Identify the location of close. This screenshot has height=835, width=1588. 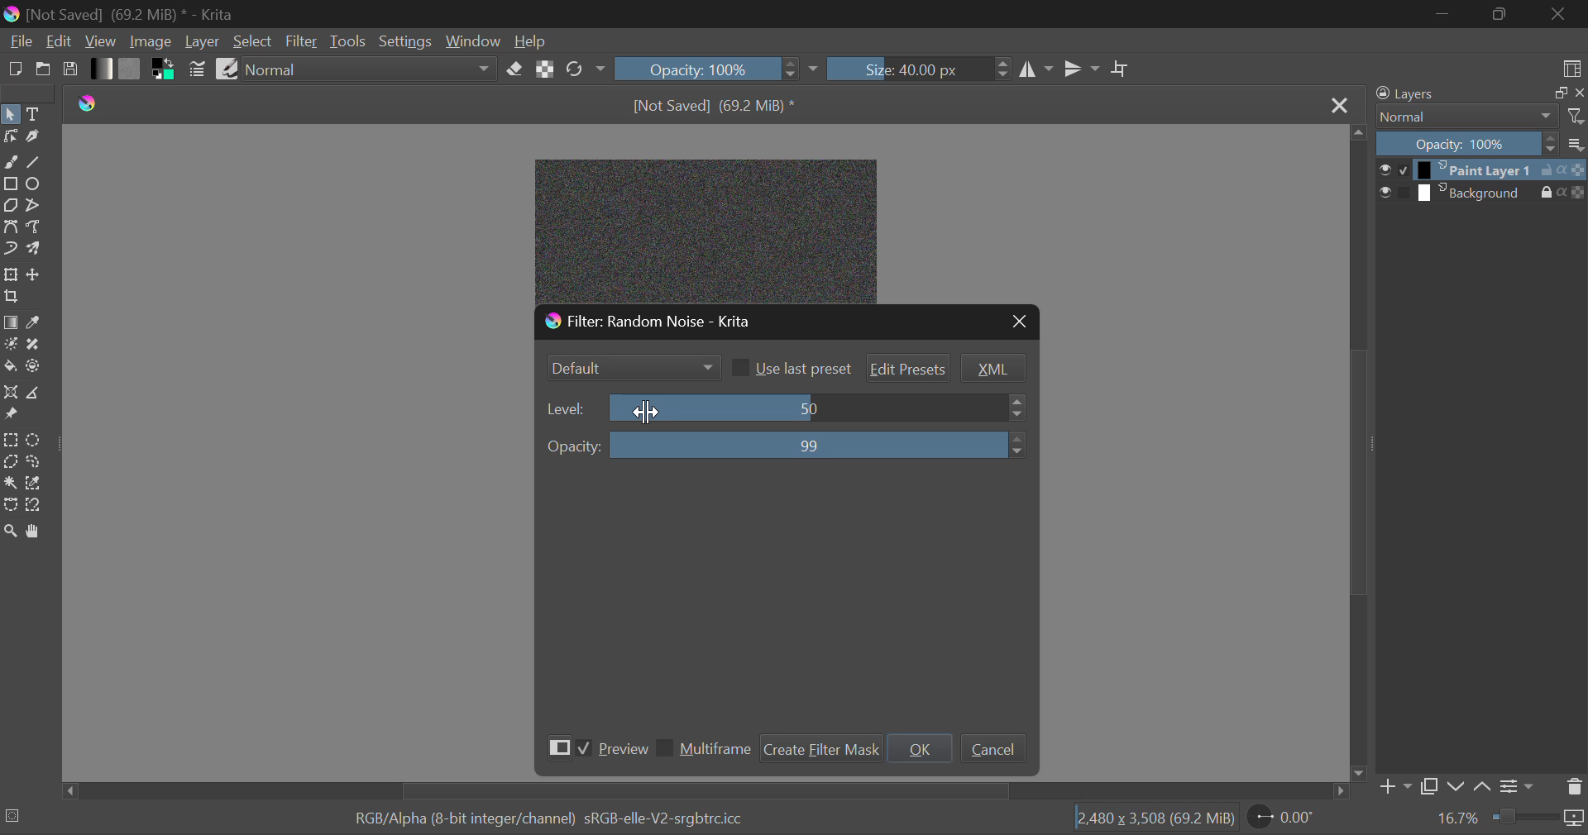
(1578, 93).